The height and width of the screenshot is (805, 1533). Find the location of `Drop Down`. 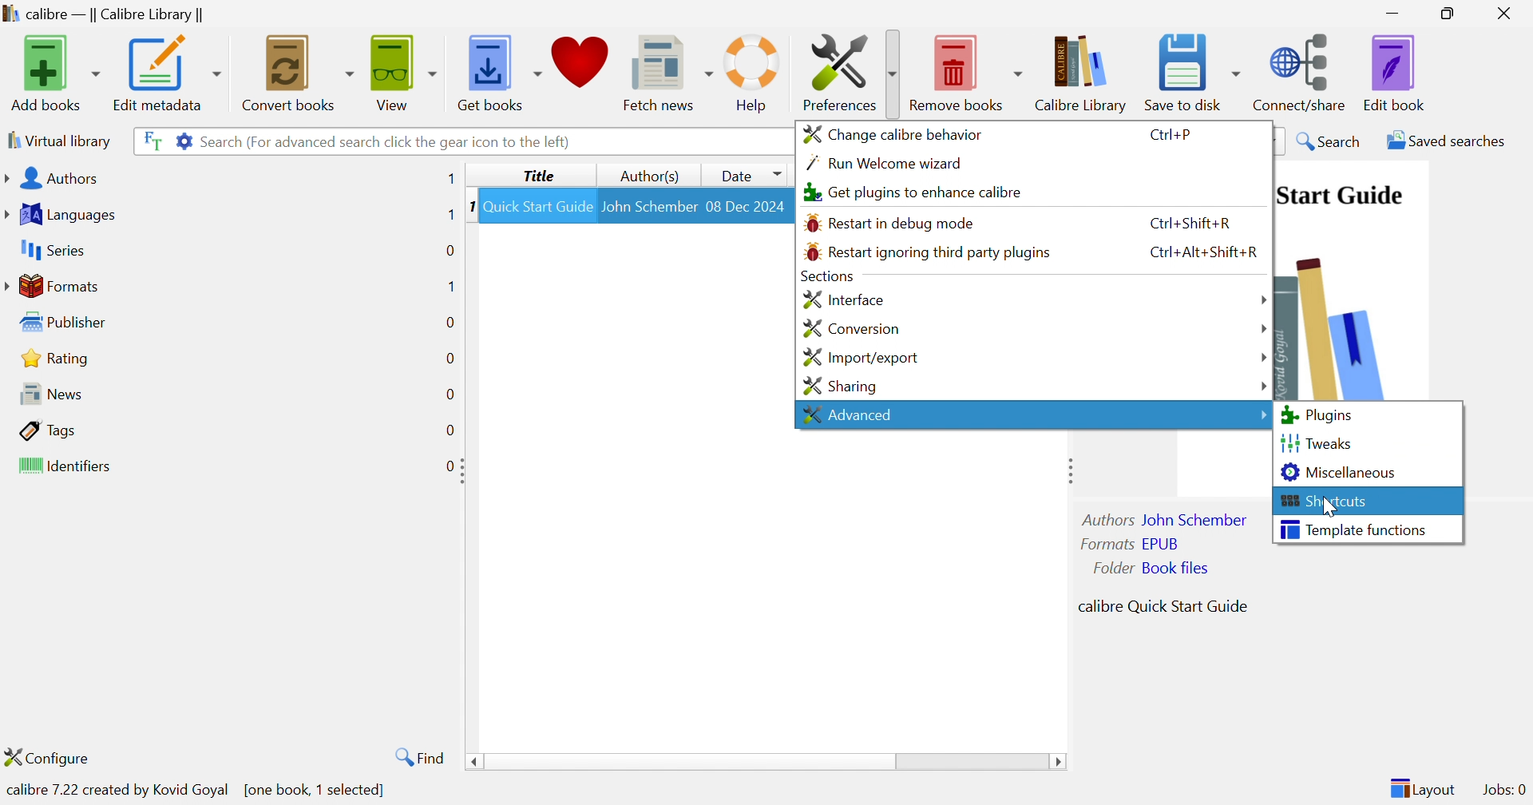

Drop Down is located at coordinates (1264, 384).